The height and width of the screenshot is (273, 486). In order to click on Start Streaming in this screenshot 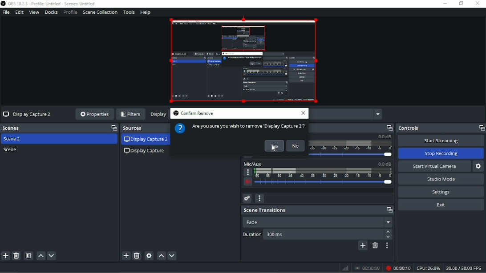, I will do `click(441, 140)`.